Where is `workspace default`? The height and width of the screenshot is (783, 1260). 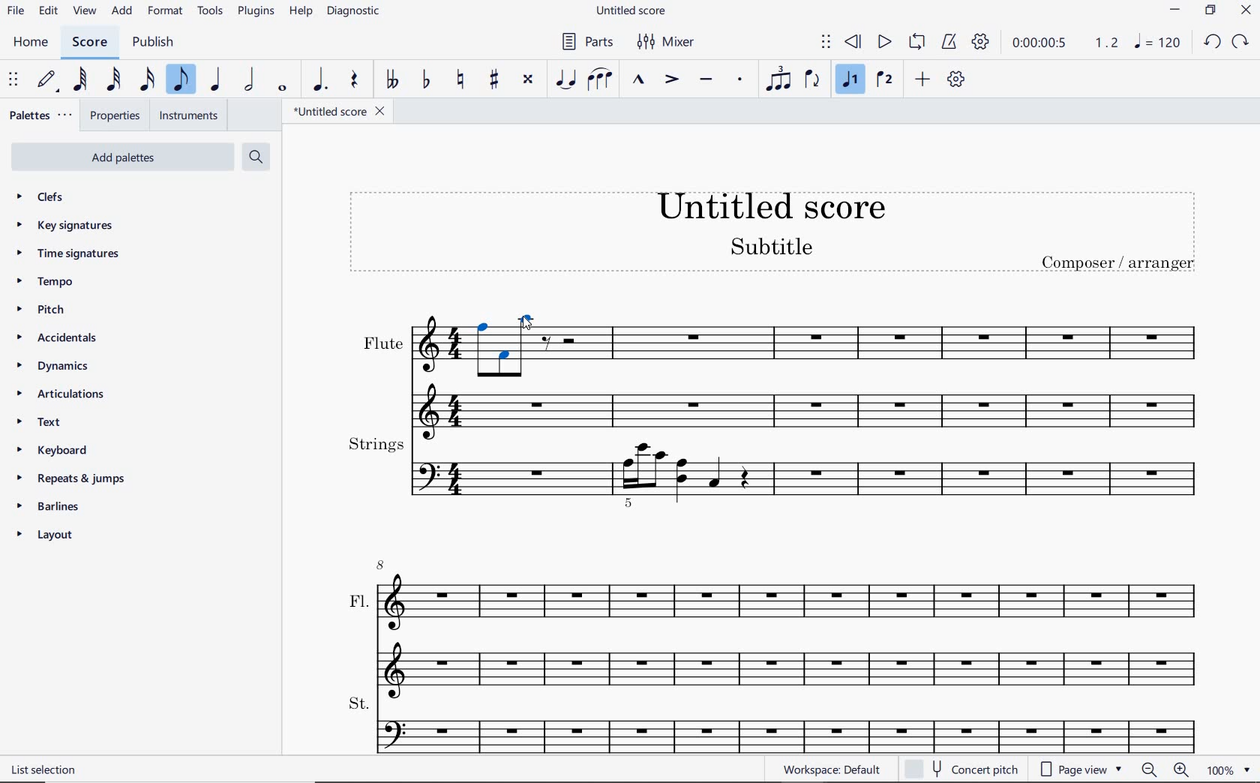 workspace default is located at coordinates (832, 769).